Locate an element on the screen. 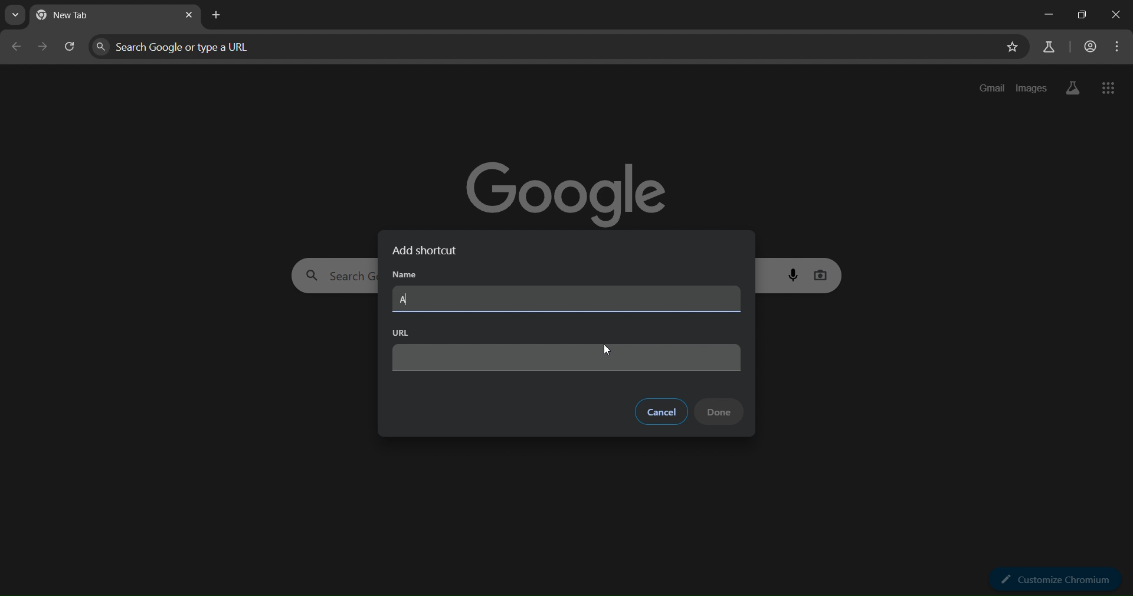  minimize is located at coordinates (1046, 17).